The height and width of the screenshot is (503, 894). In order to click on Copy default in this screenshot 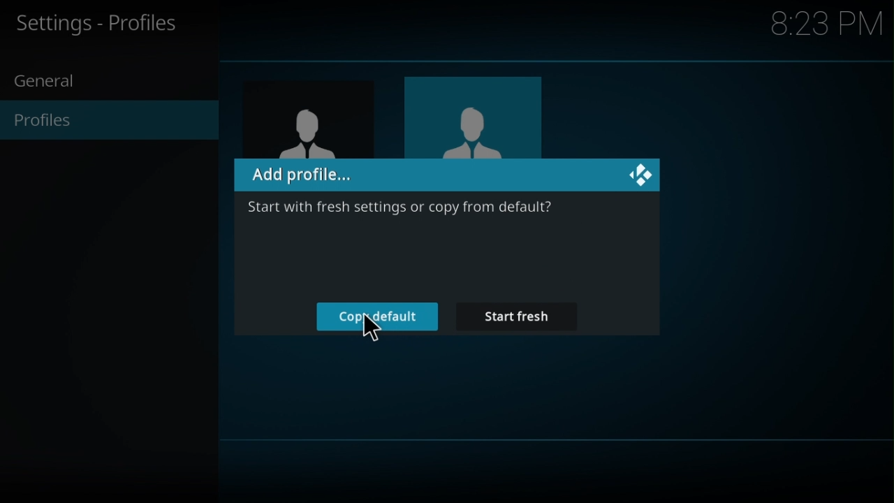, I will do `click(376, 316)`.